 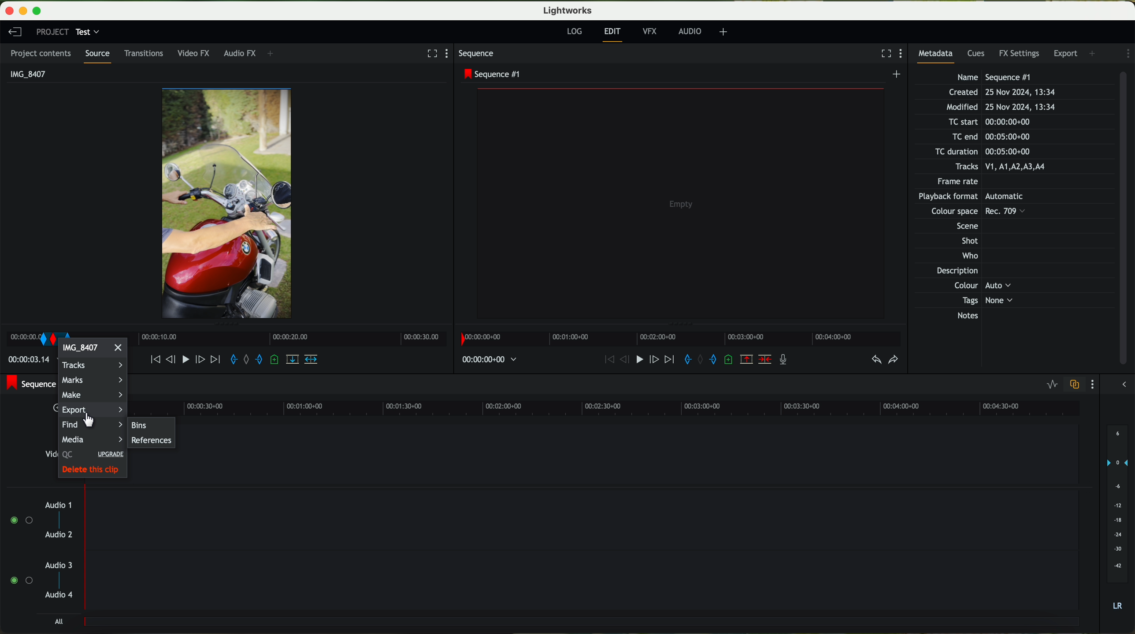 What do you see at coordinates (968, 257) in the screenshot?
I see `Who` at bounding box center [968, 257].